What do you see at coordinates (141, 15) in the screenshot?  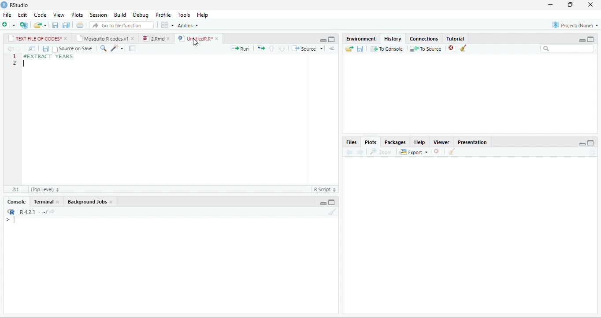 I see `Debug` at bounding box center [141, 15].